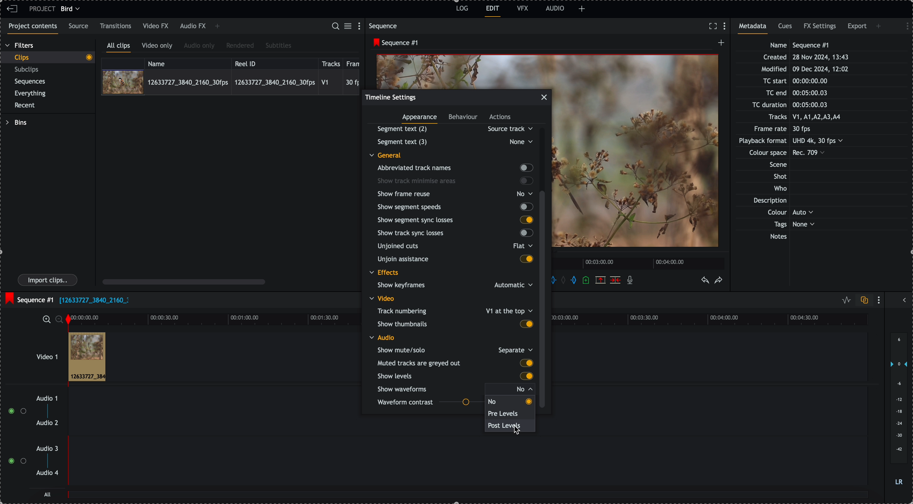 The height and width of the screenshot is (504, 913). What do you see at coordinates (349, 27) in the screenshot?
I see `toggle between list and tile view` at bounding box center [349, 27].